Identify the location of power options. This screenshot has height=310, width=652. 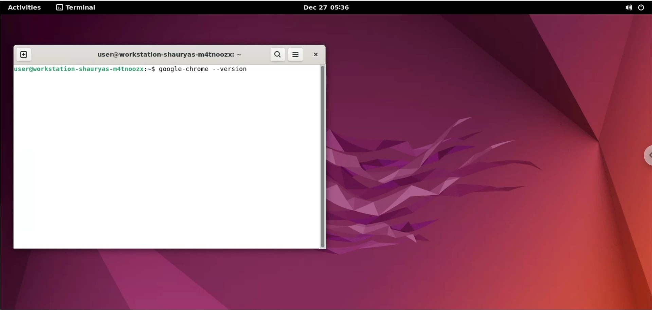
(643, 7).